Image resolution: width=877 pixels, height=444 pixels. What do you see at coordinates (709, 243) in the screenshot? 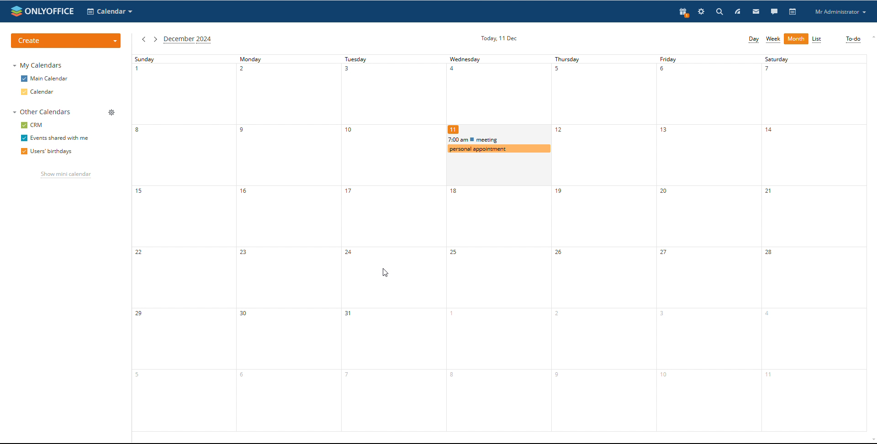
I see `friday` at bounding box center [709, 243].